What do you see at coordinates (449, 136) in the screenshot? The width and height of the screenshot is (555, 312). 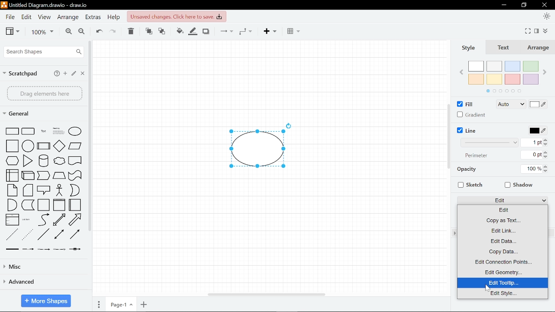 I see `vertical scrollbar` at bounding box center [449, 136].